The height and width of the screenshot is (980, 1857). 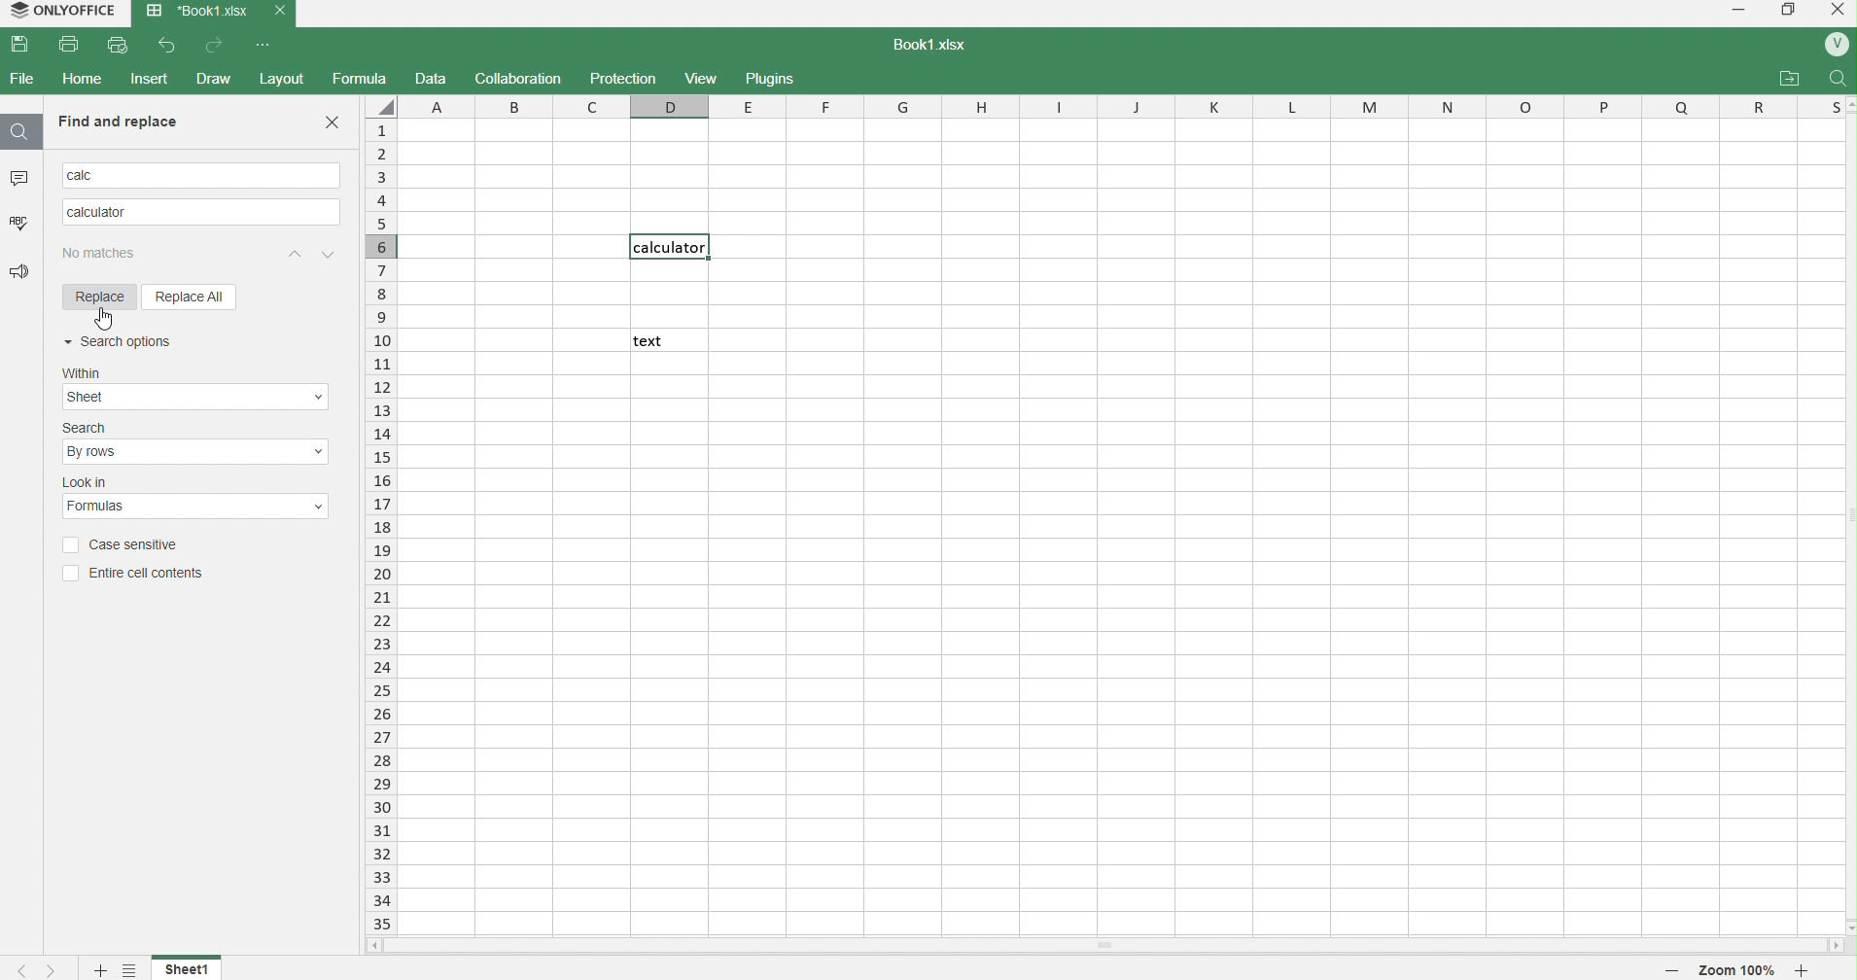 I want to click on sheet1, so click(x=73, y=654).